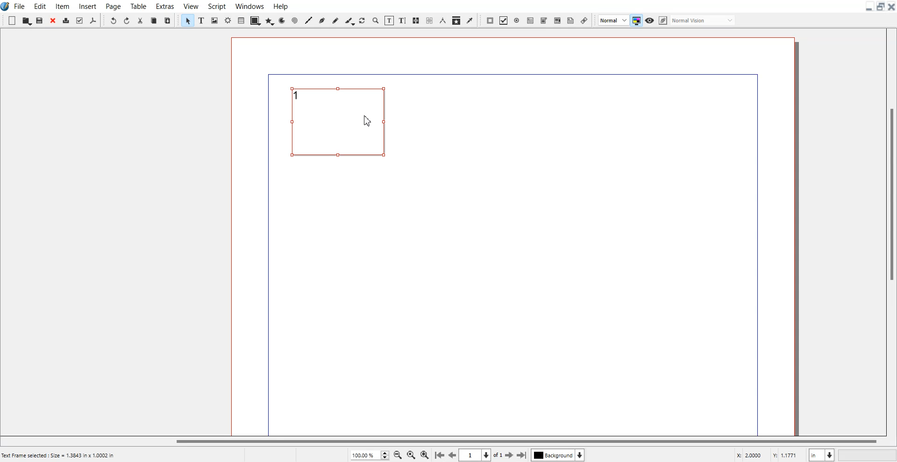 Image resolution: width=897 pixels, height=462 pixels. What do you see at coordinates (453, 455) in the screenshot?
I see `Go to the preview mode` at bounding box center [453, 455].